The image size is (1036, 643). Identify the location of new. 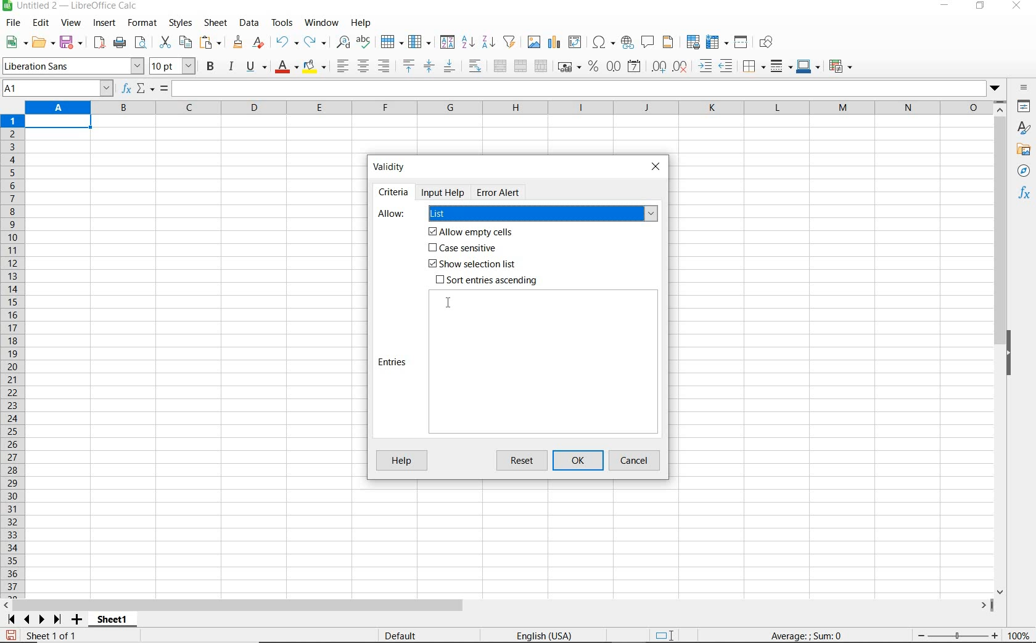
(17, 42).